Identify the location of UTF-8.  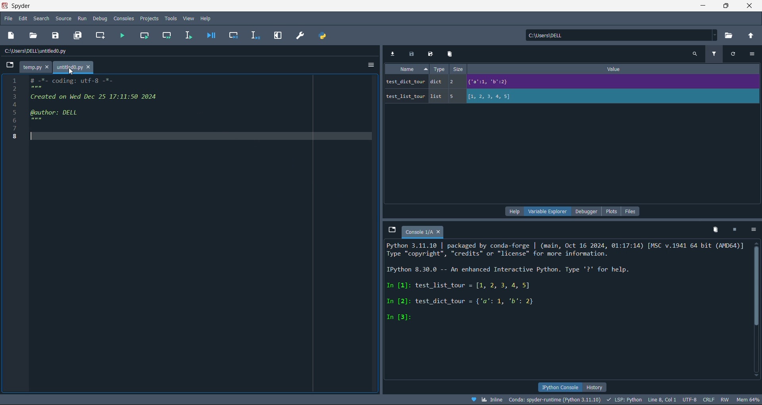
(689, 400).